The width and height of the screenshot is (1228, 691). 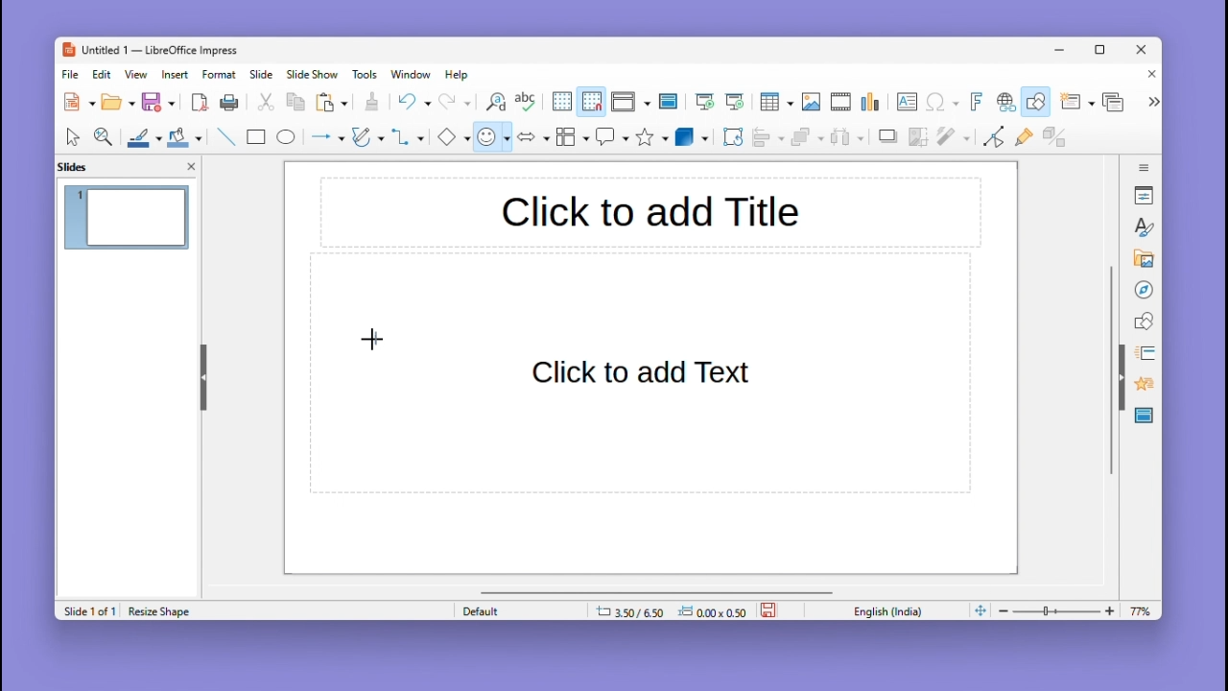 What do you see at coordinates (139, 74) in the screenshot?
I see `View` at bounding box center [139, 74].